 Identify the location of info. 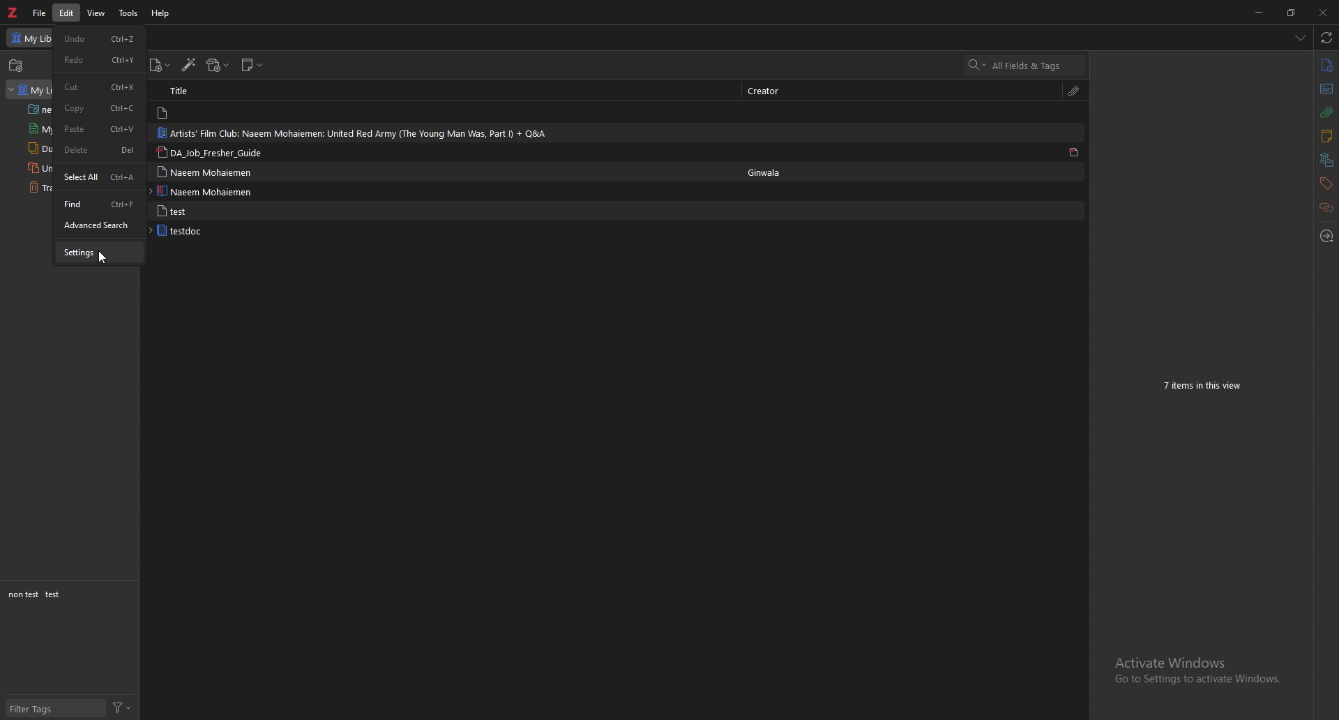
(1326, 65).